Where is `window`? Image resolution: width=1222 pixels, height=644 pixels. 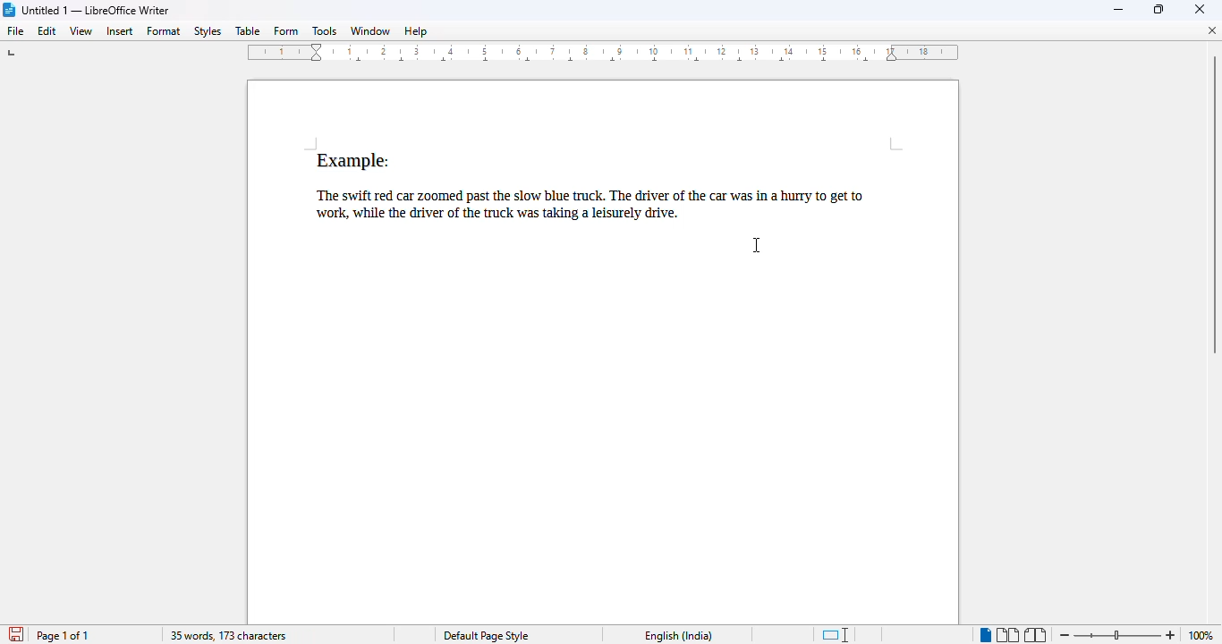 window is located at coordinates (370, 30).